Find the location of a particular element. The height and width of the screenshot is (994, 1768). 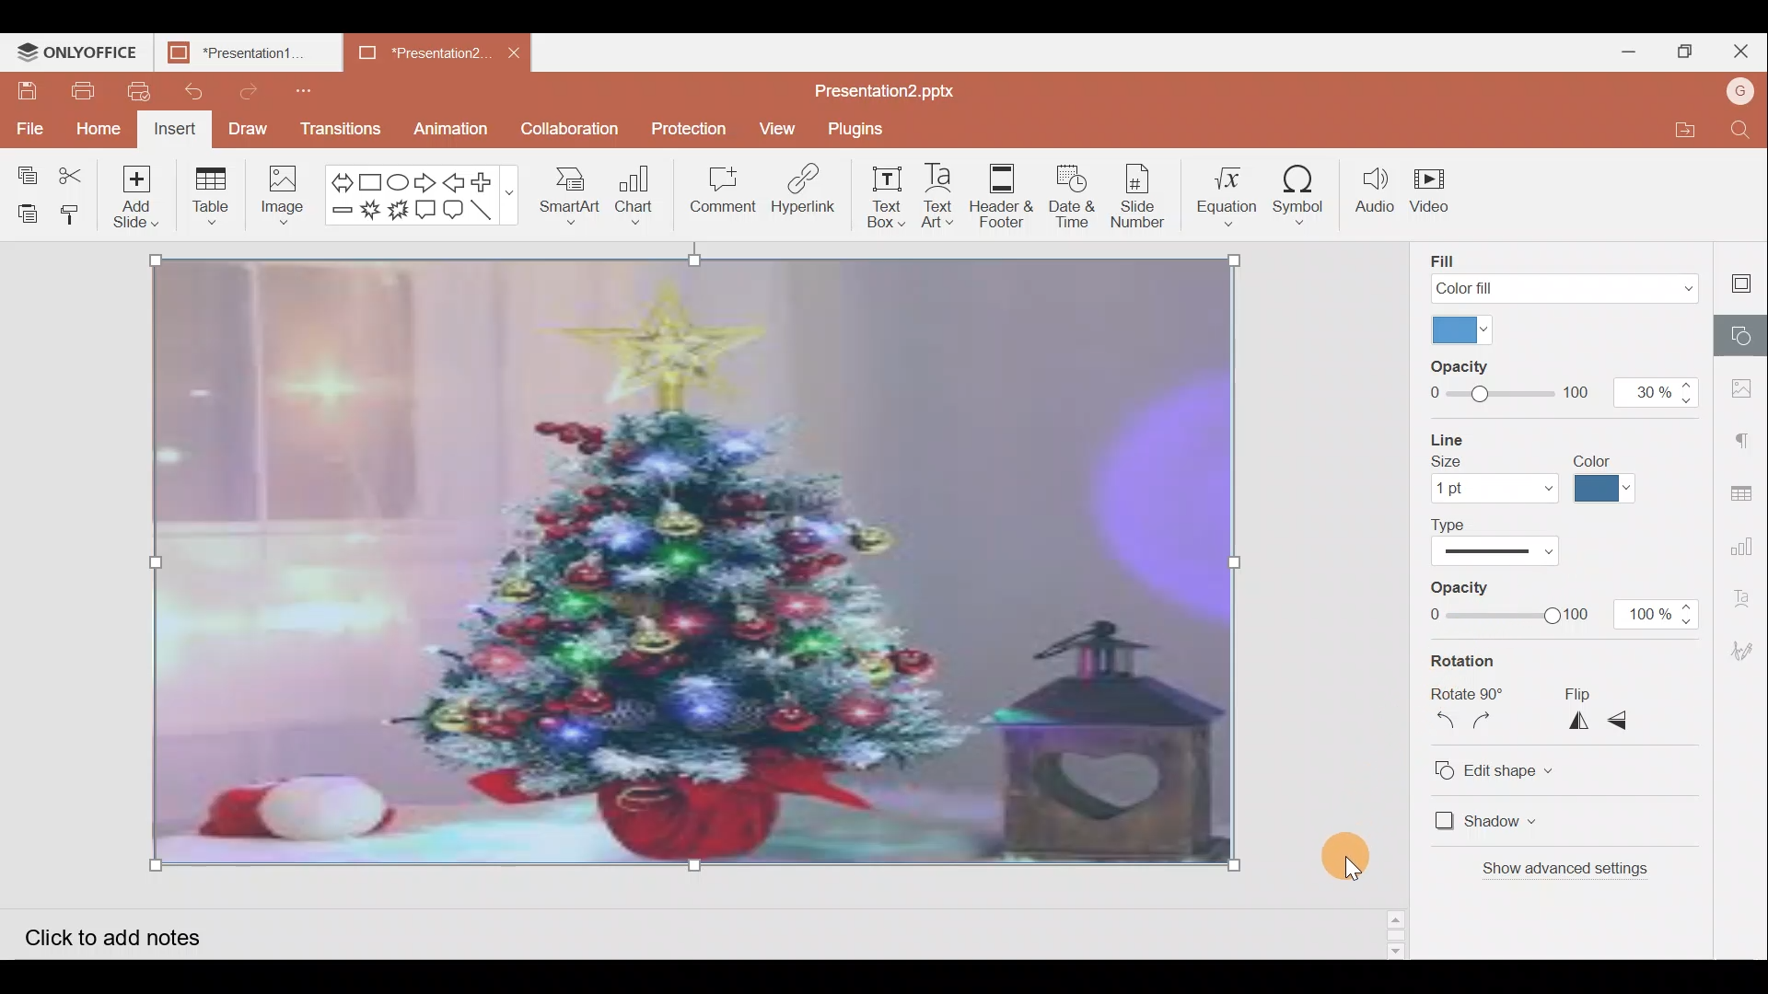

Customize quick access toolbar is located at coordinates (298, 87).